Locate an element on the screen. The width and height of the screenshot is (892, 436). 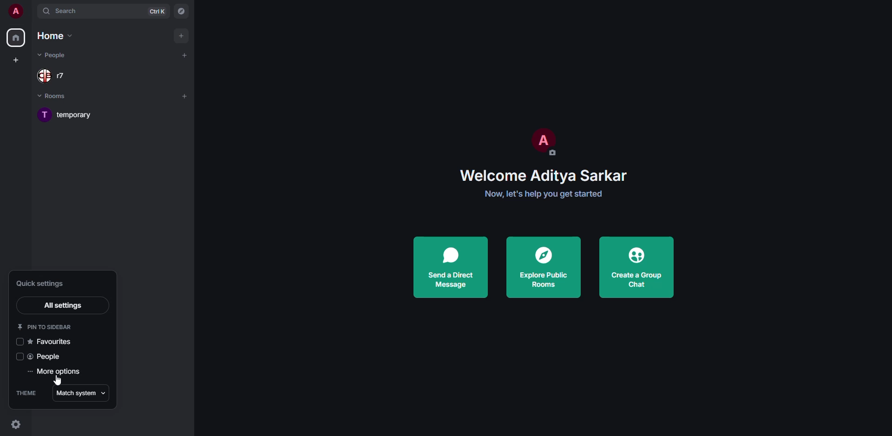
click to enable is located at coordinates (18, 357).